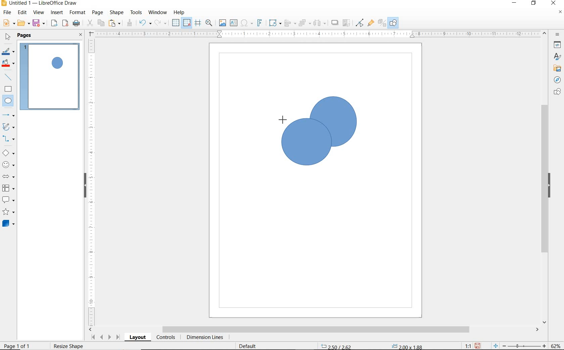 The height and width of the screenshot is (350, 564). I want to click on SHOW DRAW FUNCTONS, so click(393, 23).